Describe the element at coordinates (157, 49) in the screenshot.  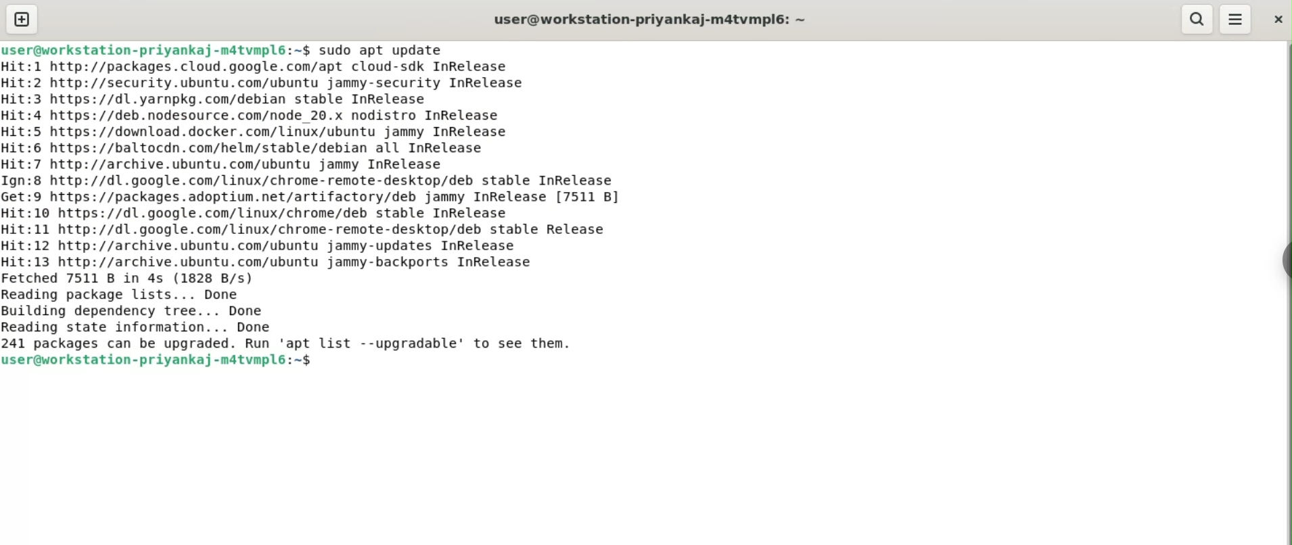
I see `user@workstation-priyankaj-m4tvmpl6:-$` at that location.